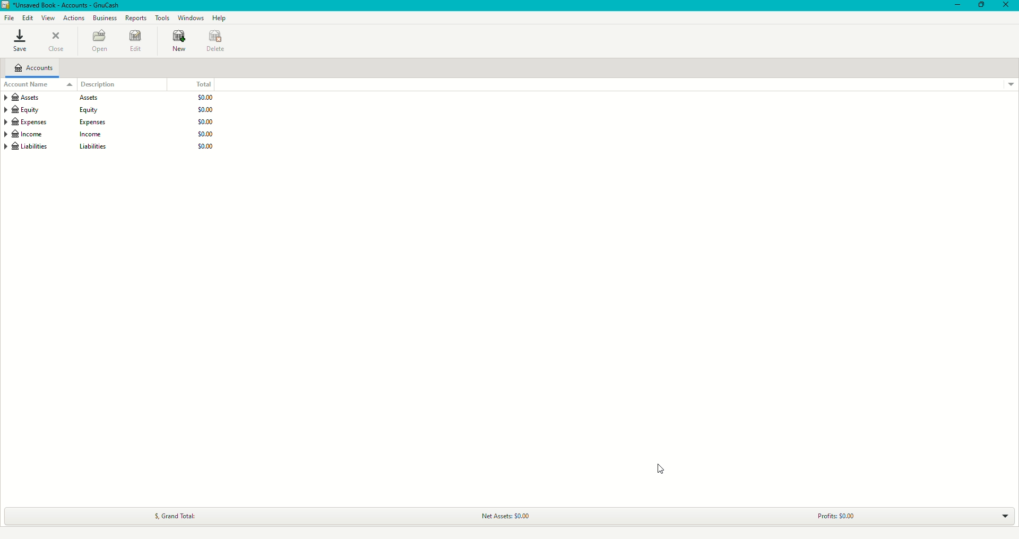  What do you see at coordinates (180, 42) in the screenshot?
I see `New` at bounding box center [180, 42].